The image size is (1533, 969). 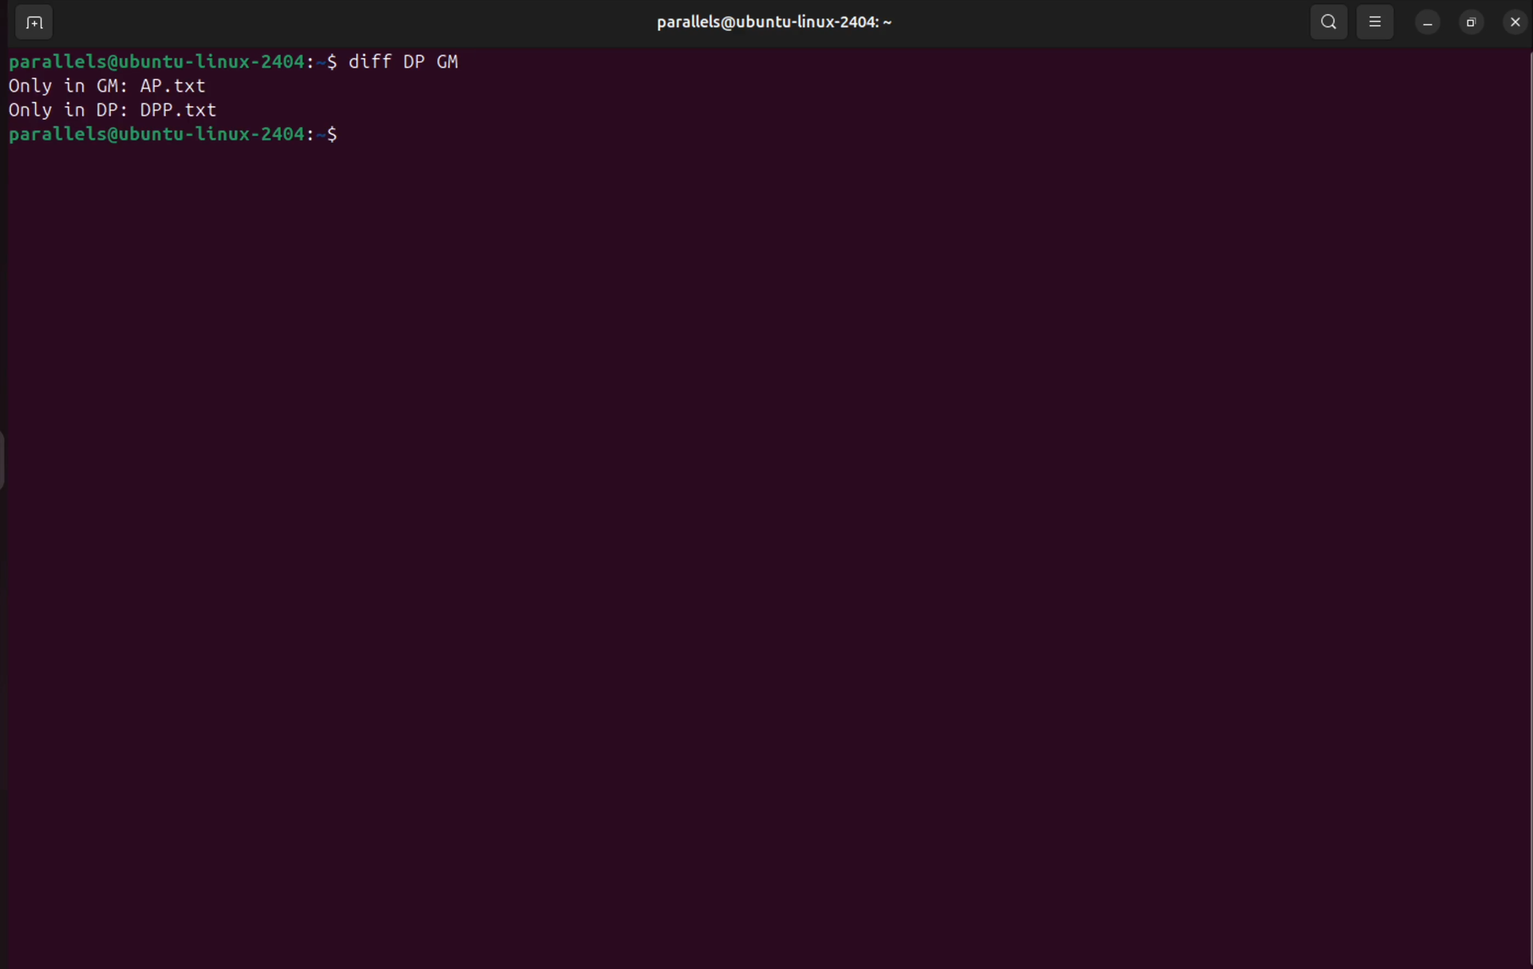 I want to click on add terminal, so click(x=32, y=25).